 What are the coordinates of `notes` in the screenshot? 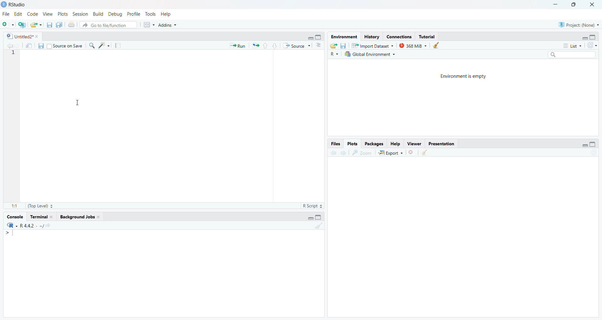 It's located at (119, 45).